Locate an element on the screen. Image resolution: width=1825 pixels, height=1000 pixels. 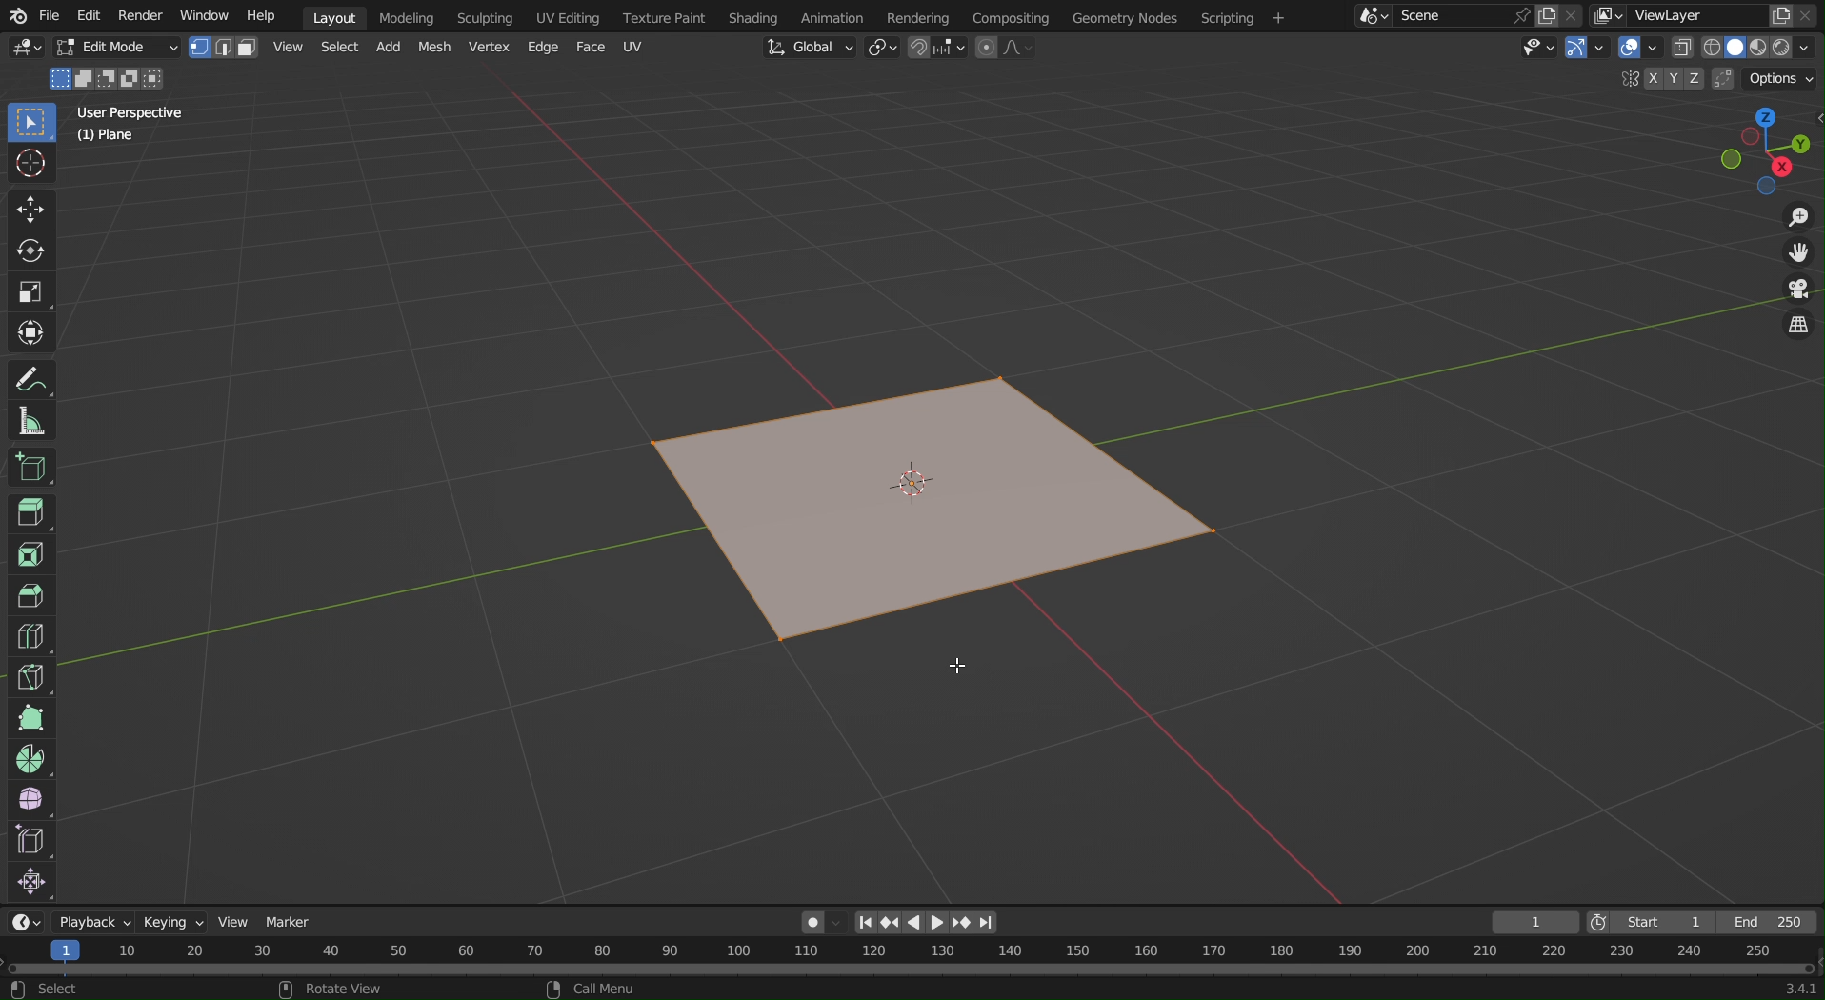
Rotate is located at coordinates (33, 250).